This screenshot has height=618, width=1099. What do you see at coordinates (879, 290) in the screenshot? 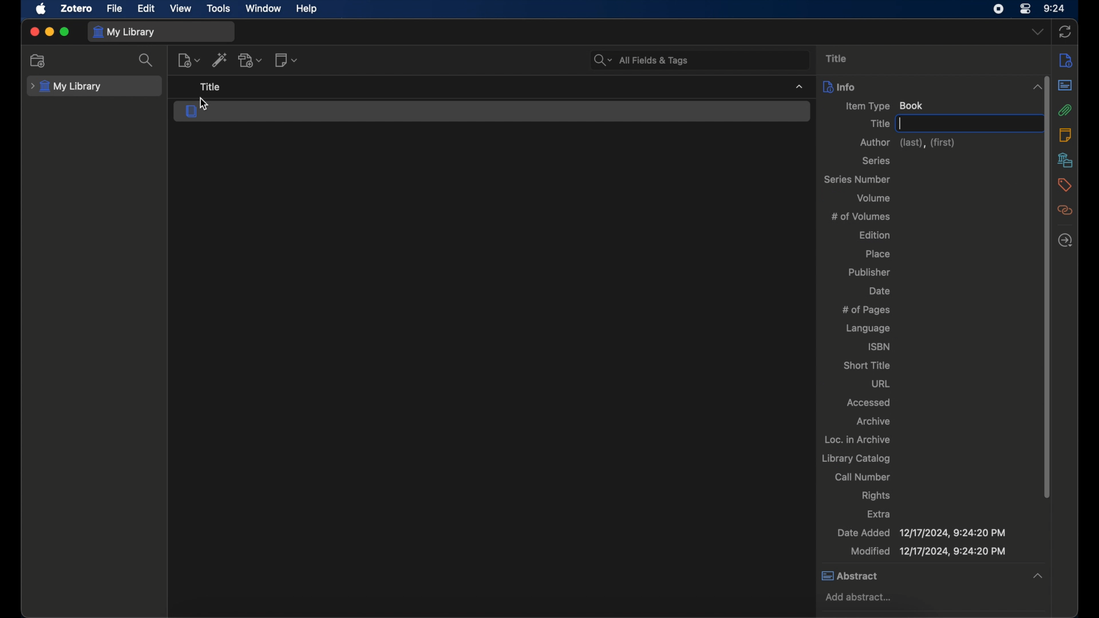
I see `date` at bounding box center [879, 290].